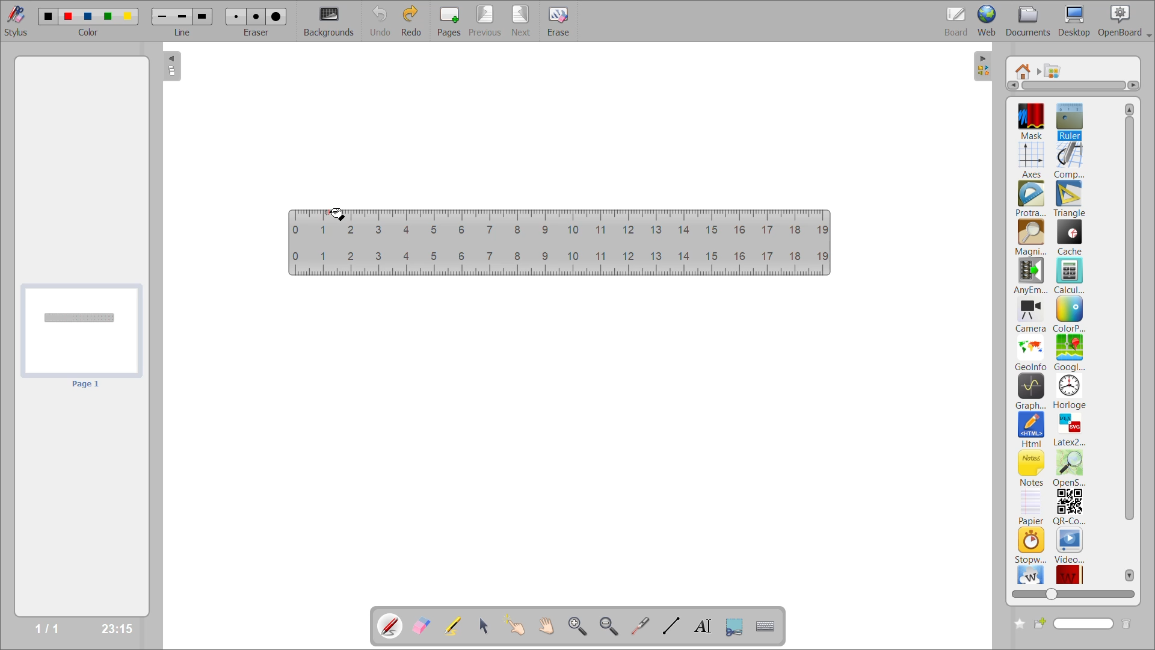 The image size is (1155, 650). Describe the element at coordinates (183, 32) in the screenshot. I see `line ` at that location.